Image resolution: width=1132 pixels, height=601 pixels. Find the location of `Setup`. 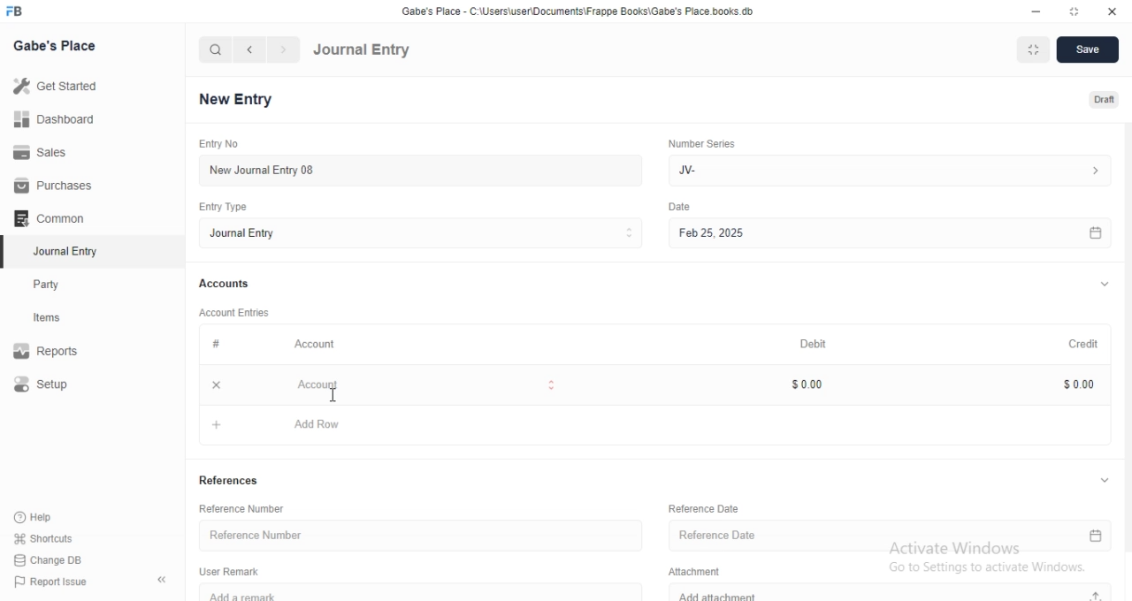

Setup is located at coordinates (60, 385).